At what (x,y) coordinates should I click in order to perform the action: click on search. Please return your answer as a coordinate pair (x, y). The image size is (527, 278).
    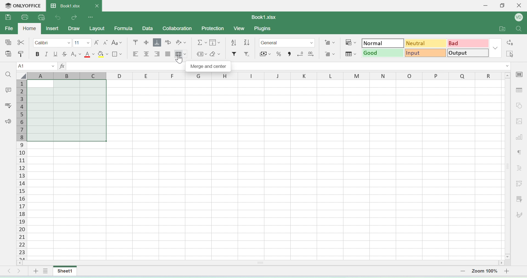
    Looking at the image, I should click on (9, 75).